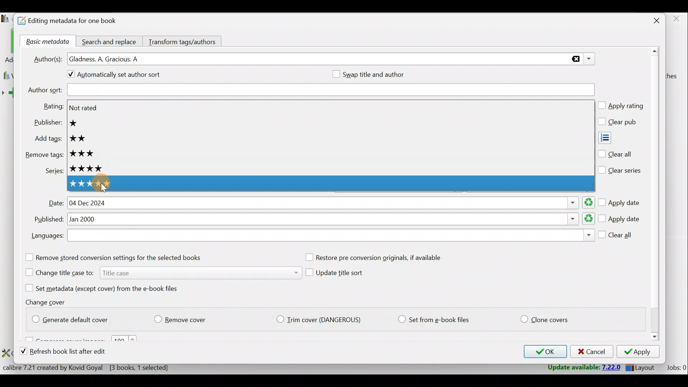  Describe the element at coordinates (591, 352) in the screenshot. I see `Cancel` at that location.